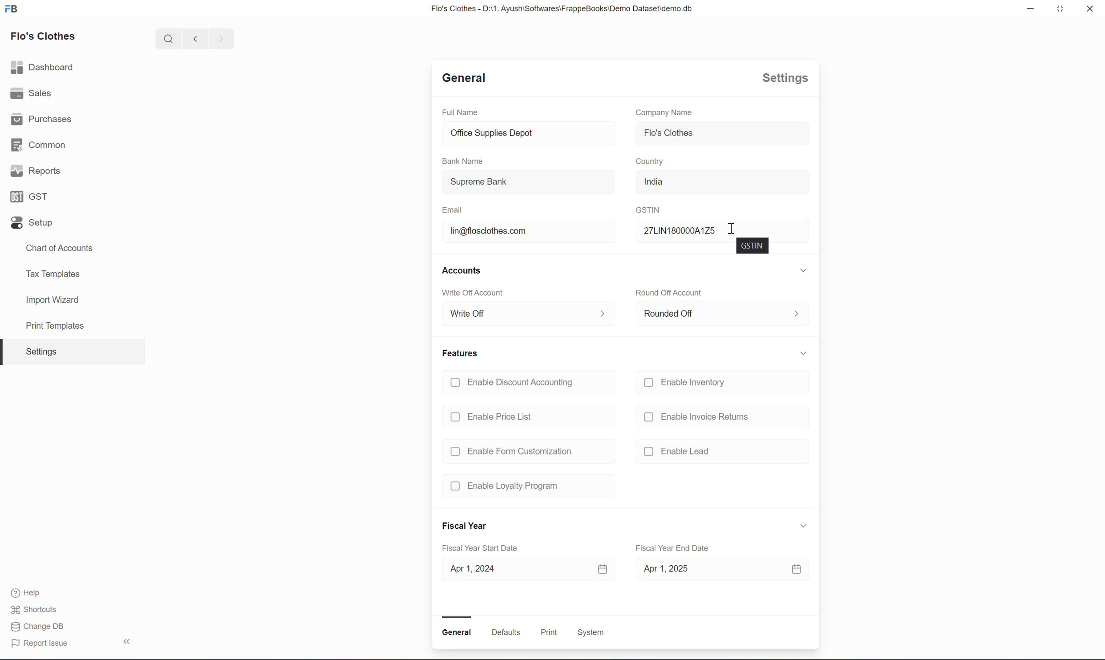 This screenshot has width=1105, height=660. I want to click on Enable Invoice Returns, so click(696, 417).